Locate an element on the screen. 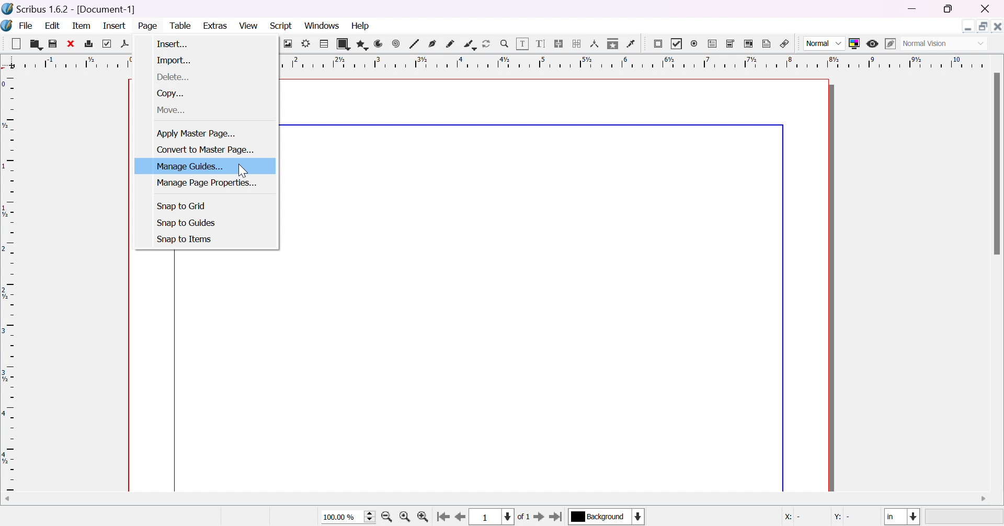  go to next page is located at coordinates (539, 517).